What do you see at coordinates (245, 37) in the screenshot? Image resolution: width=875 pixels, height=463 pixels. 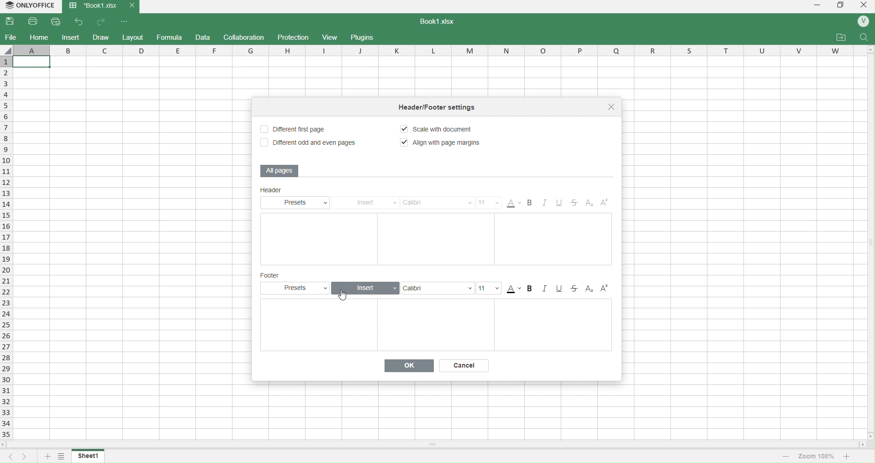 I see `collaboration` at bounding box center [245, 37].